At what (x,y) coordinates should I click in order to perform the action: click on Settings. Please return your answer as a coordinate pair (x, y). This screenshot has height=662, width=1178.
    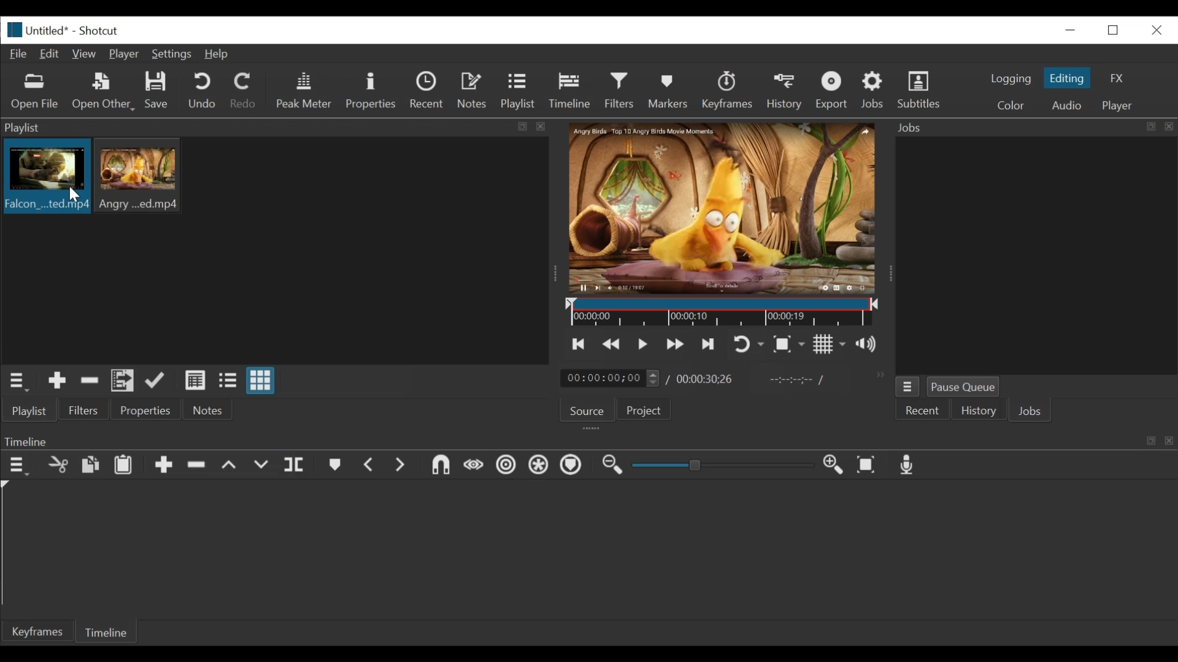
    Looking at the image, I should click on (174, 56).